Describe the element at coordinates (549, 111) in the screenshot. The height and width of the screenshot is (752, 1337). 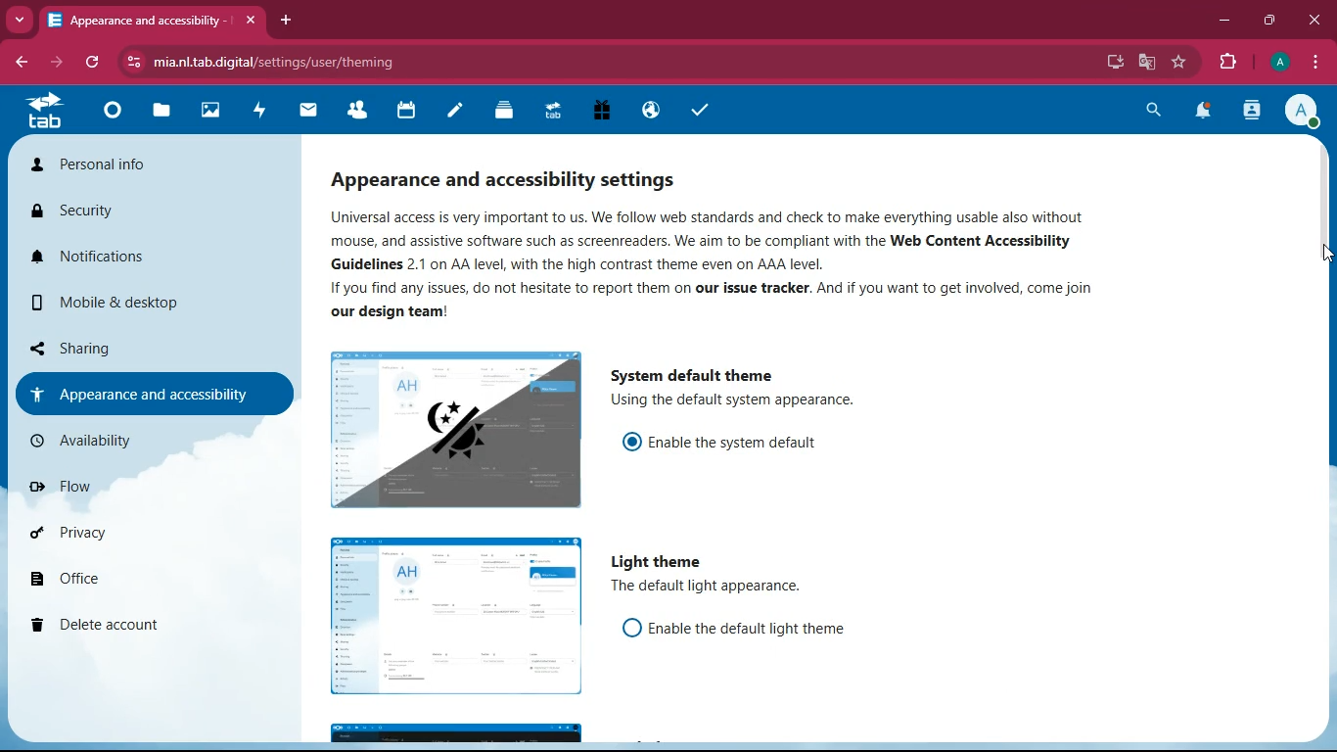
I see `tab` at that location.